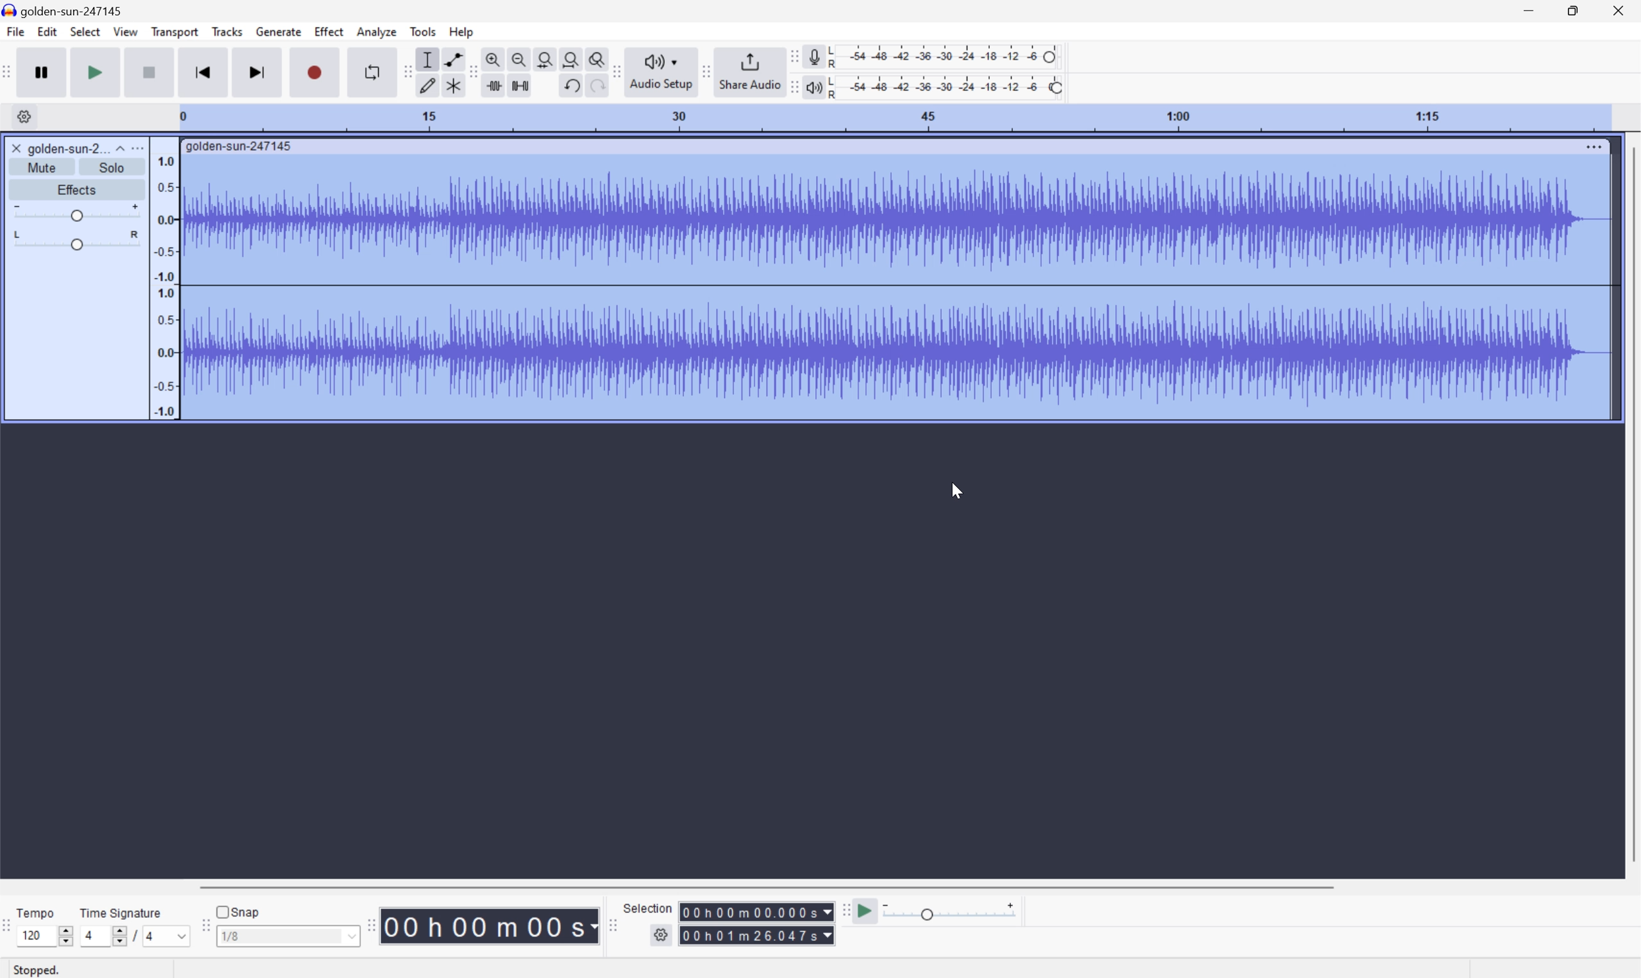 The width and height of the screenshot is (1641, 978). What do you see at coordinates (36, 911) in the screenshot?
I see `Tempo` at bounding box center [36, 911].